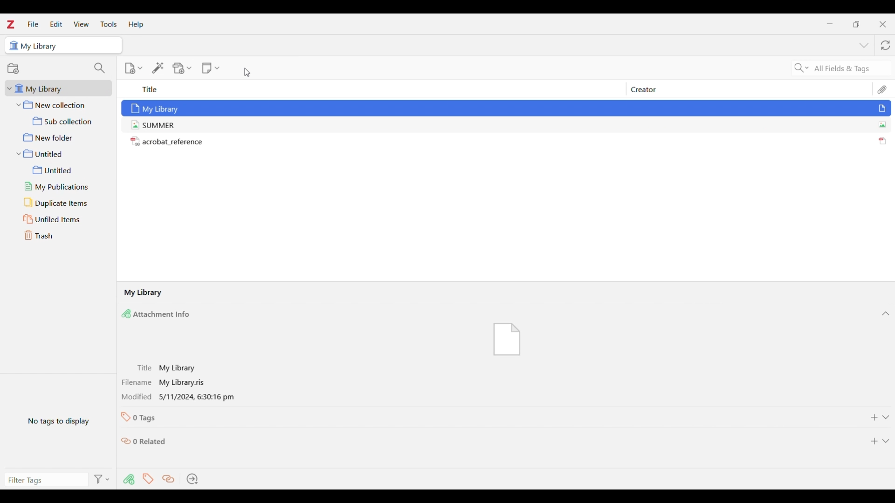 Image resolution: width=895 pixels, height=503 pixels. I want to click on Add item, so click(128, 69).